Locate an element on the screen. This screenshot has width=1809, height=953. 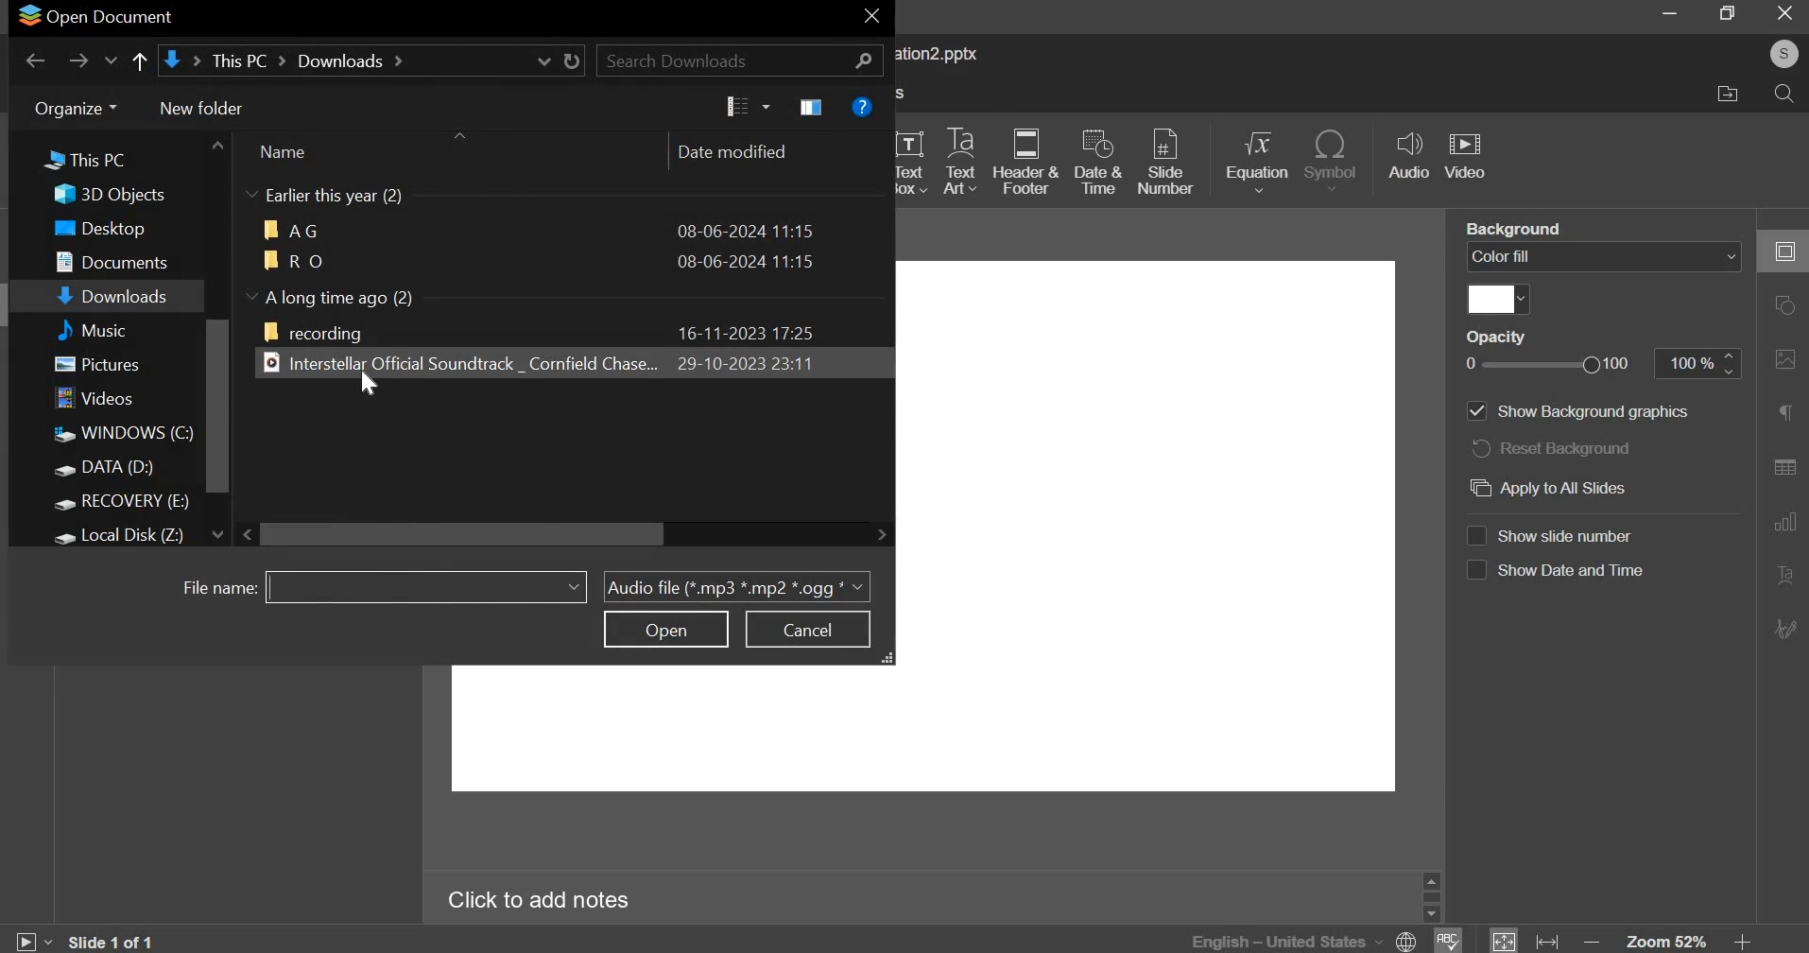
new folder is located at coordinates (201, 110).